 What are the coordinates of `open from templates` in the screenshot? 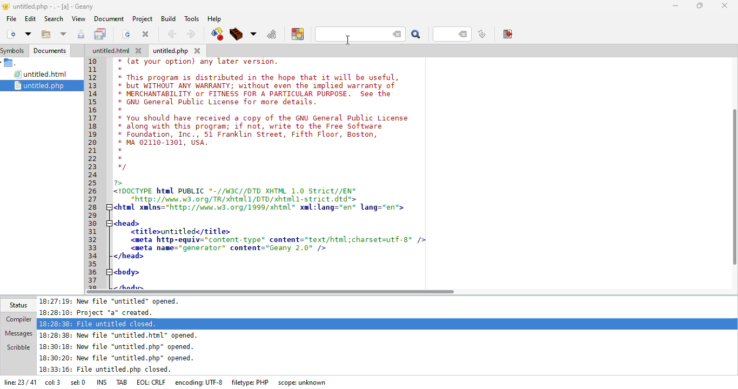 It's located at (28, 33).